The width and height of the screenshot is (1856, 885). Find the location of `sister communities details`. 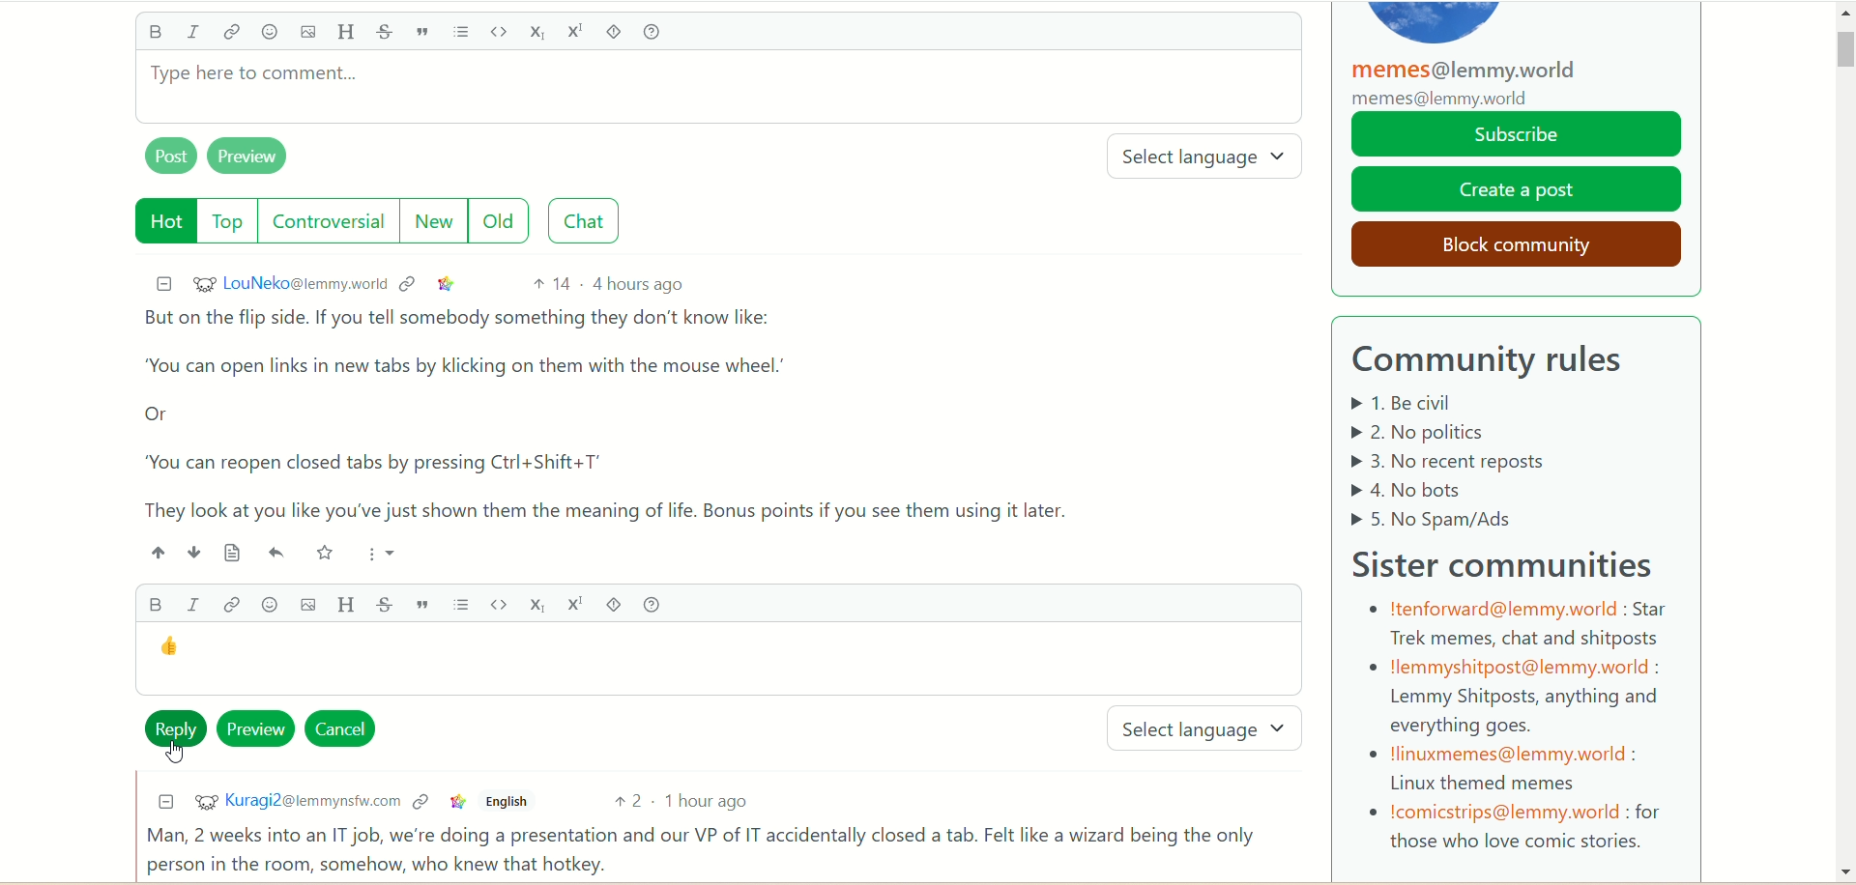

sister communities details is located at coordinates (1516, 725).